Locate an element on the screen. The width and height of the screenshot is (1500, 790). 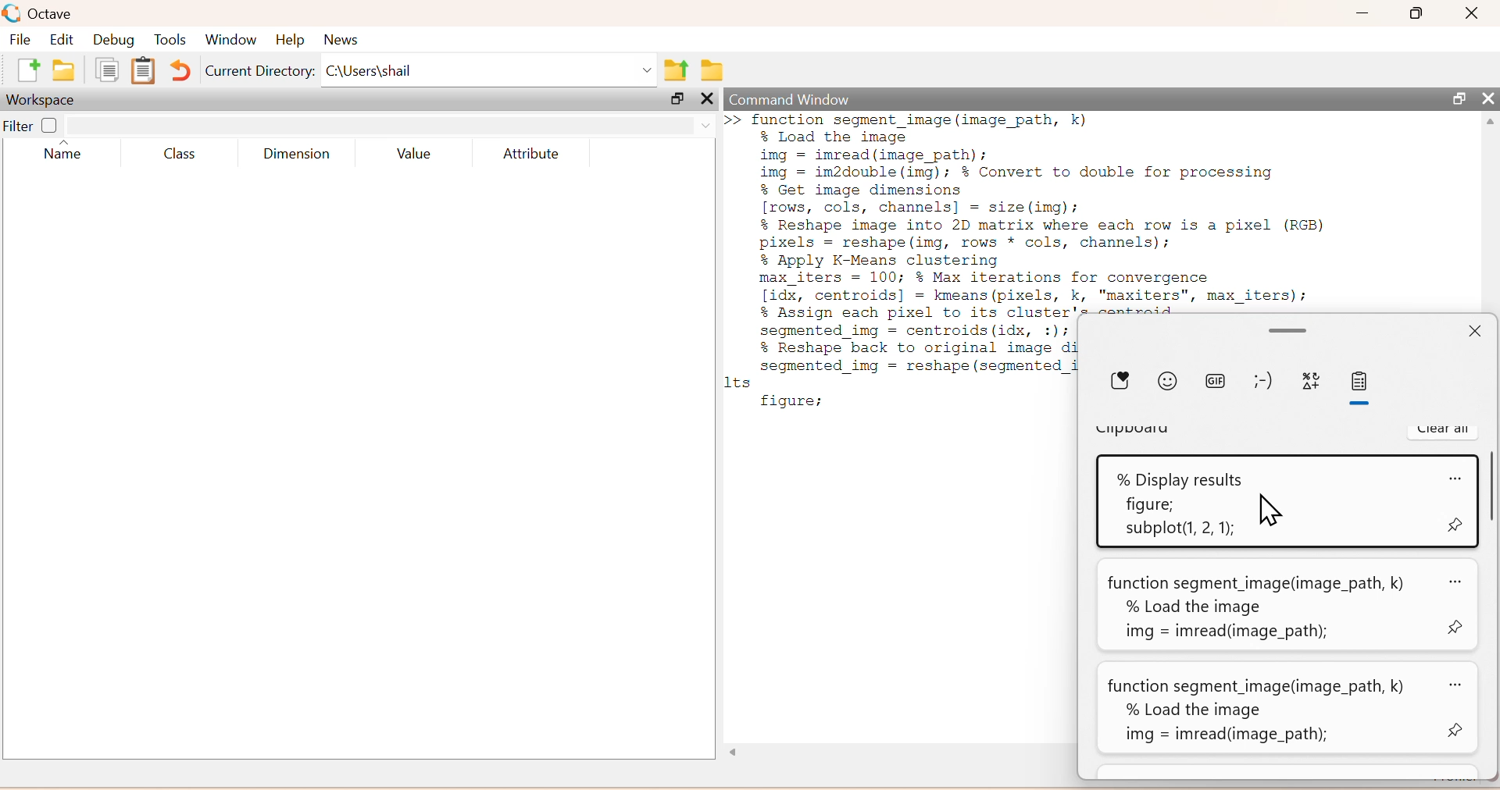
Class is located at coordinates (183, 155).